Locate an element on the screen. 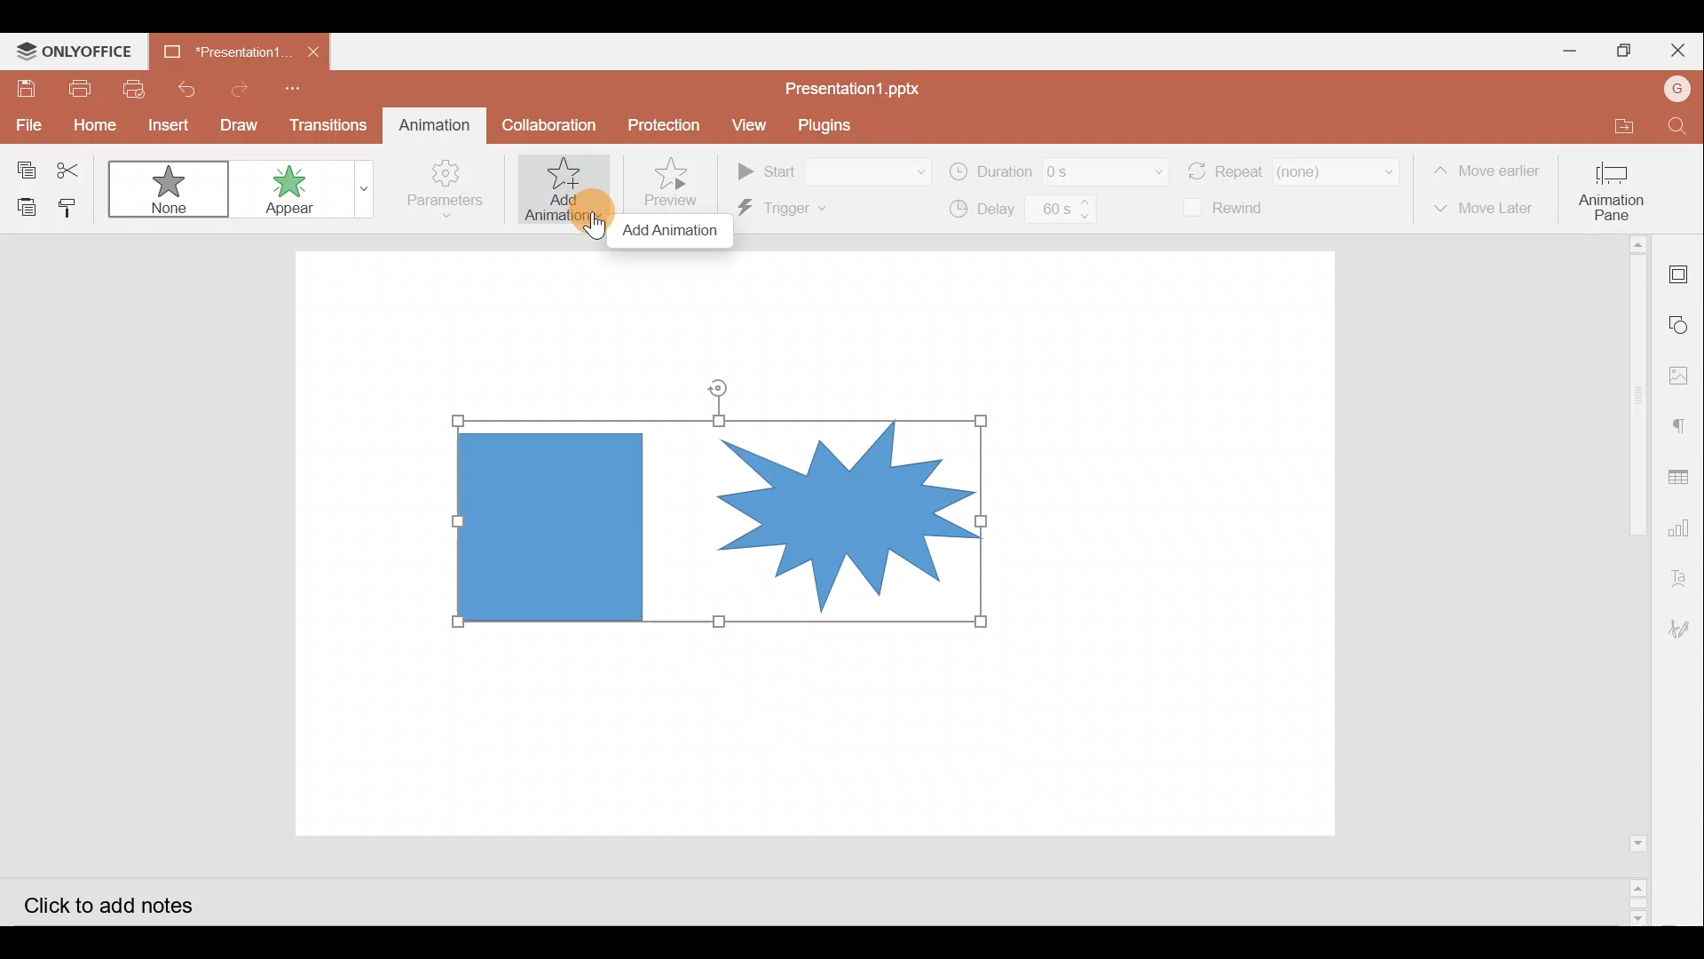 The image size is (1704, 959). Close document is located at coordinates (314, 52).